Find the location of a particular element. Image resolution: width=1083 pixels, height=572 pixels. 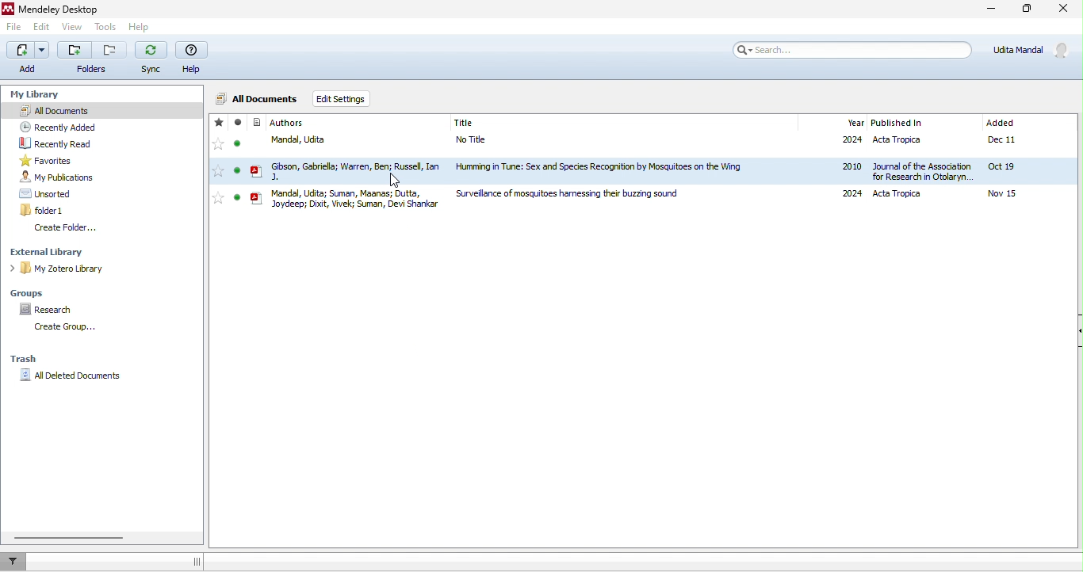

file is located at coordinates (672, 198).